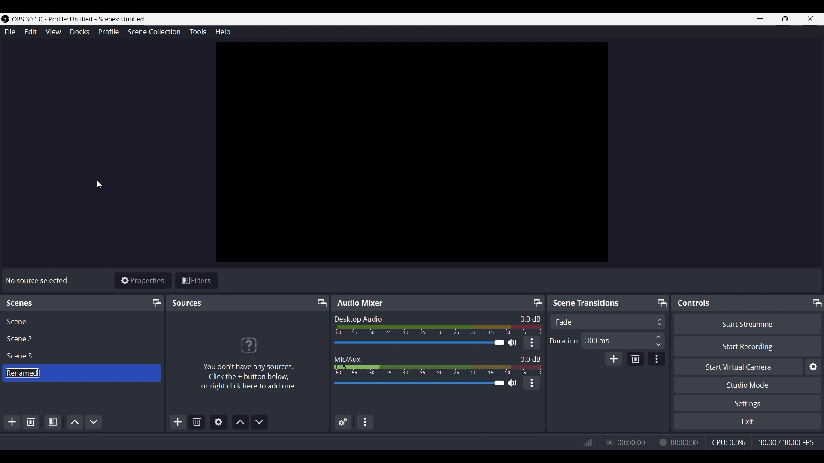  I want to click on Move scene down, so click(94, 421).